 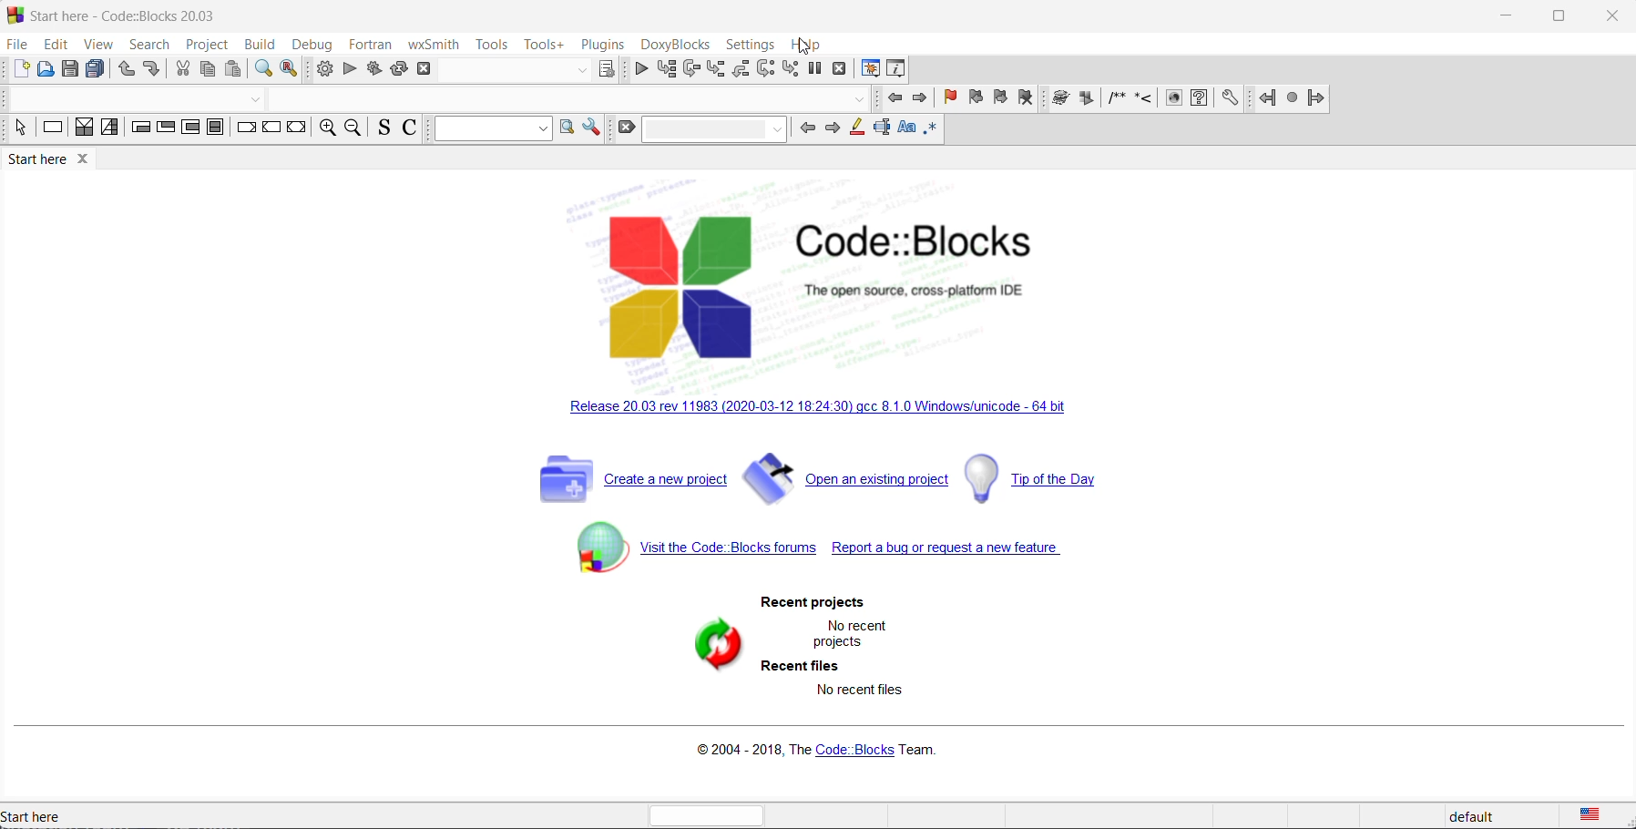 What do you see at coordinates (712, 129) in the screenshot?
I see `dropdown ` at bounding box center [712, 129].